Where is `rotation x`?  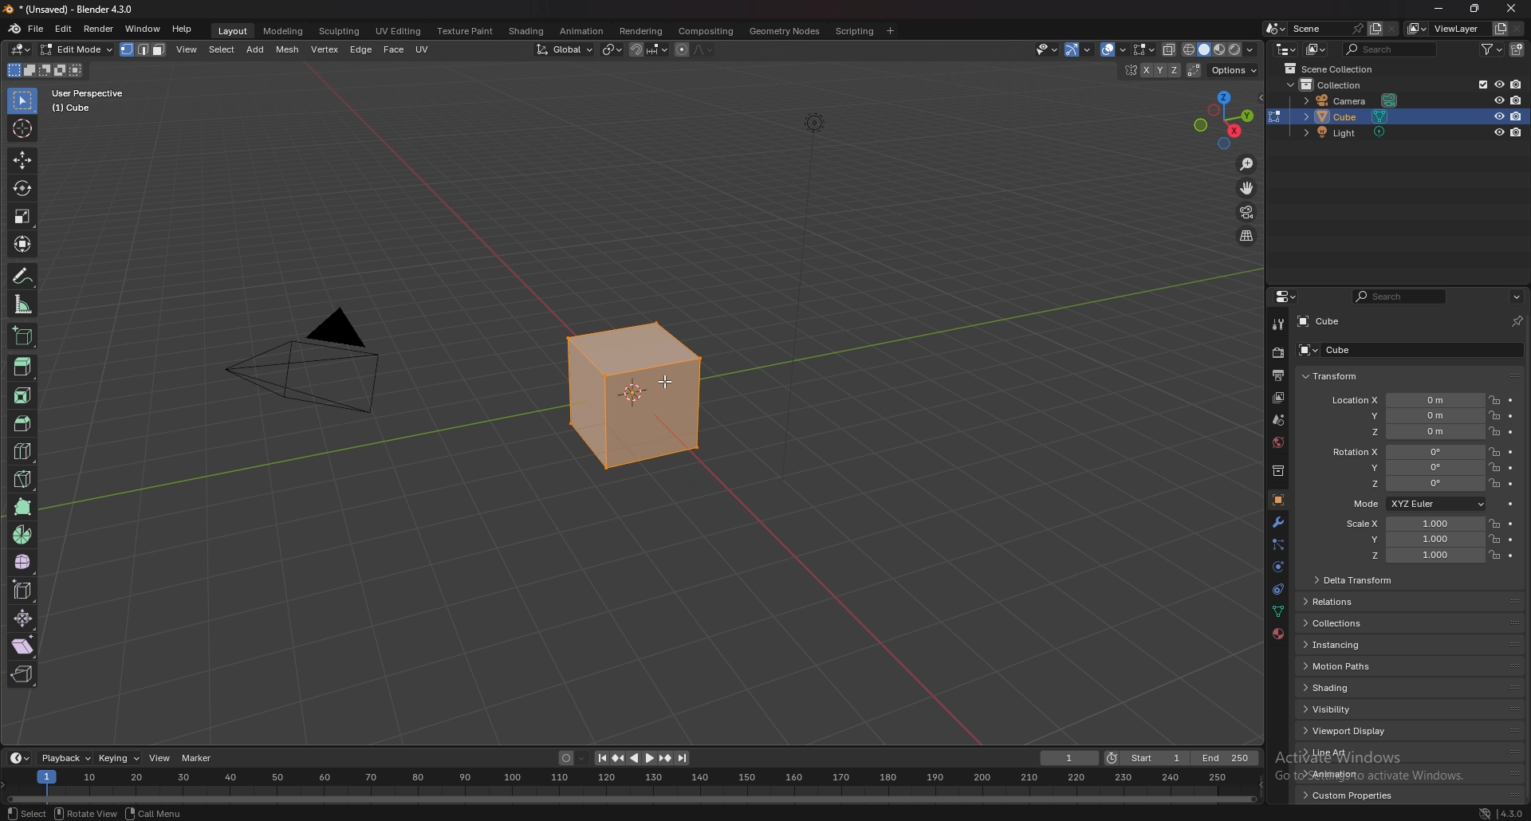 rotation x is located at coordinates (1403, 453).